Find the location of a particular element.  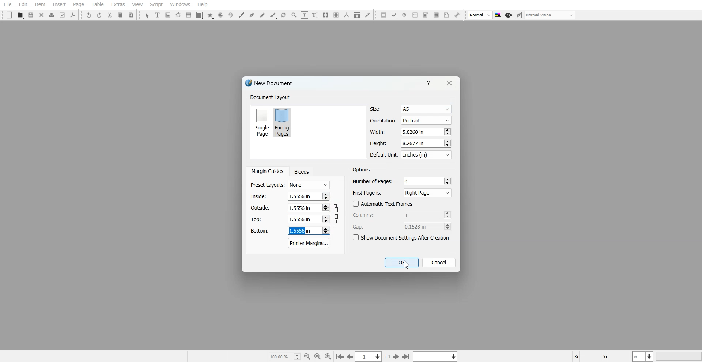

Extras is located at coordinates (118, 4).